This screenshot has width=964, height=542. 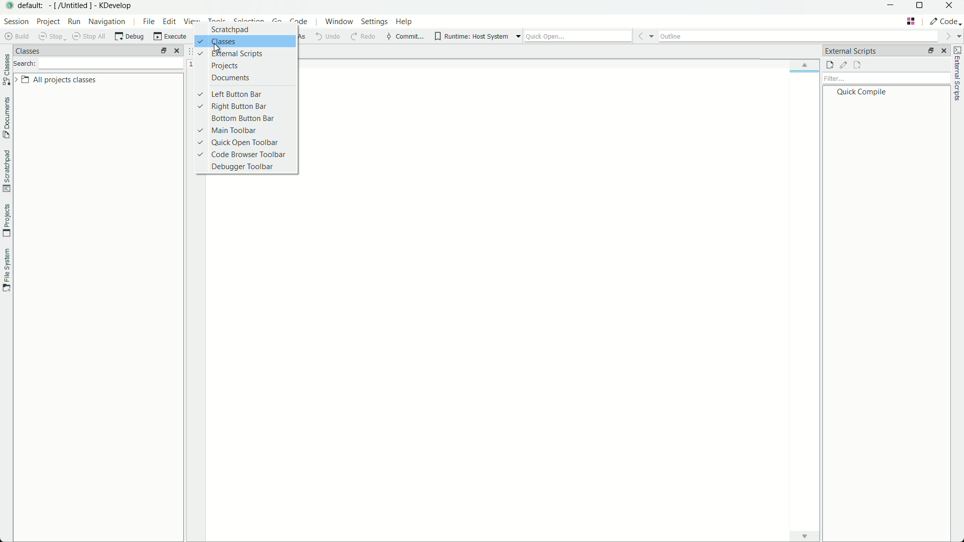 I want to click on kdevelop, so click(x=116, y=6).